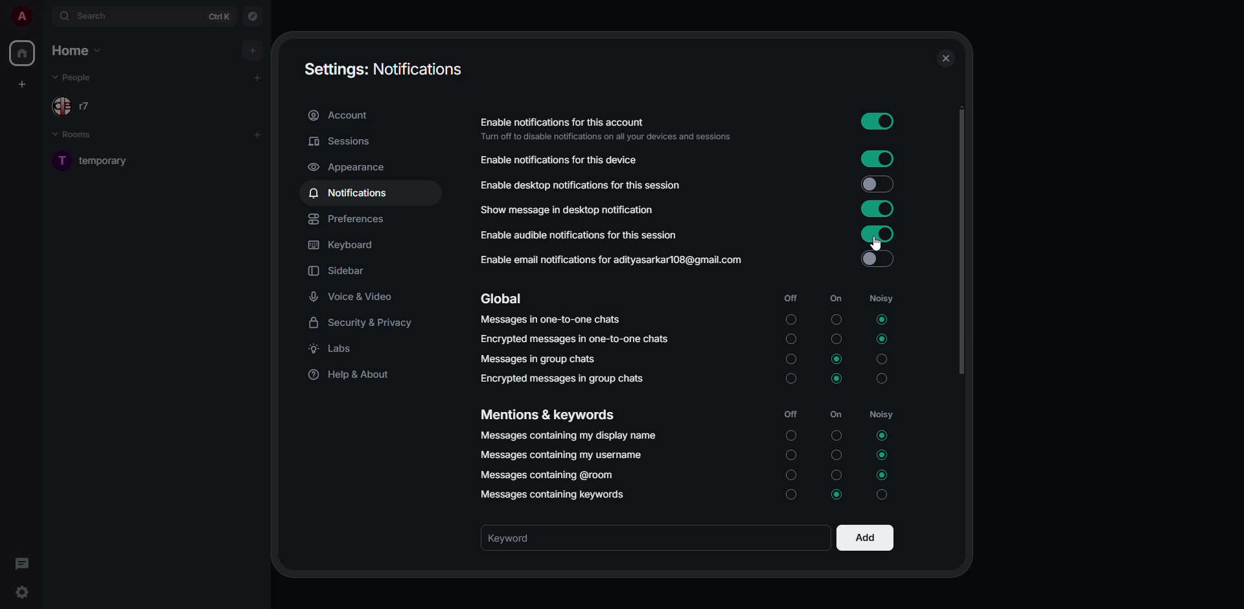  I want to click on Off Unselected, so click(790, 379).